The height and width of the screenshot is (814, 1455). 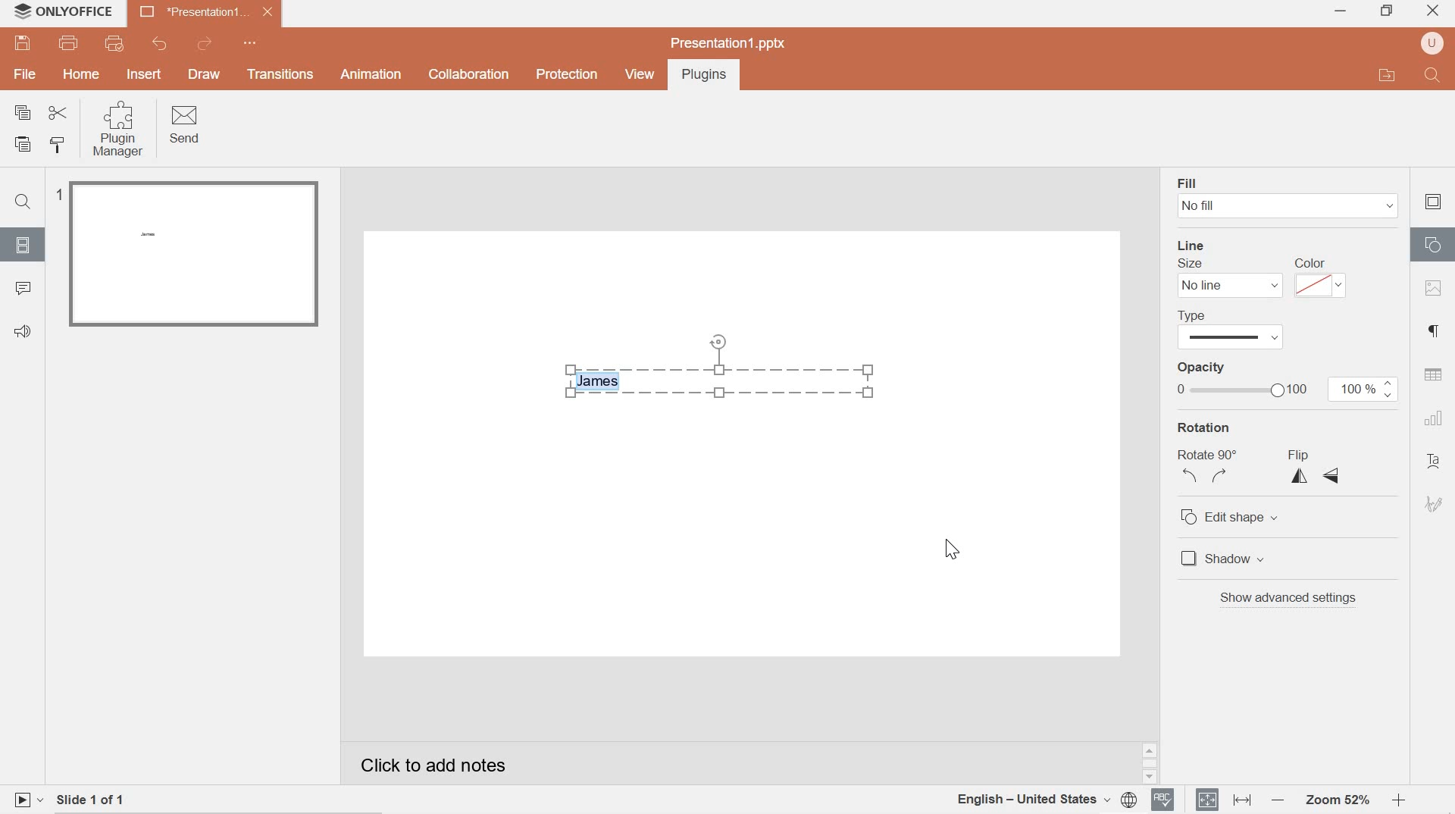 I want to click on cursor, so click(x=950, y=552).